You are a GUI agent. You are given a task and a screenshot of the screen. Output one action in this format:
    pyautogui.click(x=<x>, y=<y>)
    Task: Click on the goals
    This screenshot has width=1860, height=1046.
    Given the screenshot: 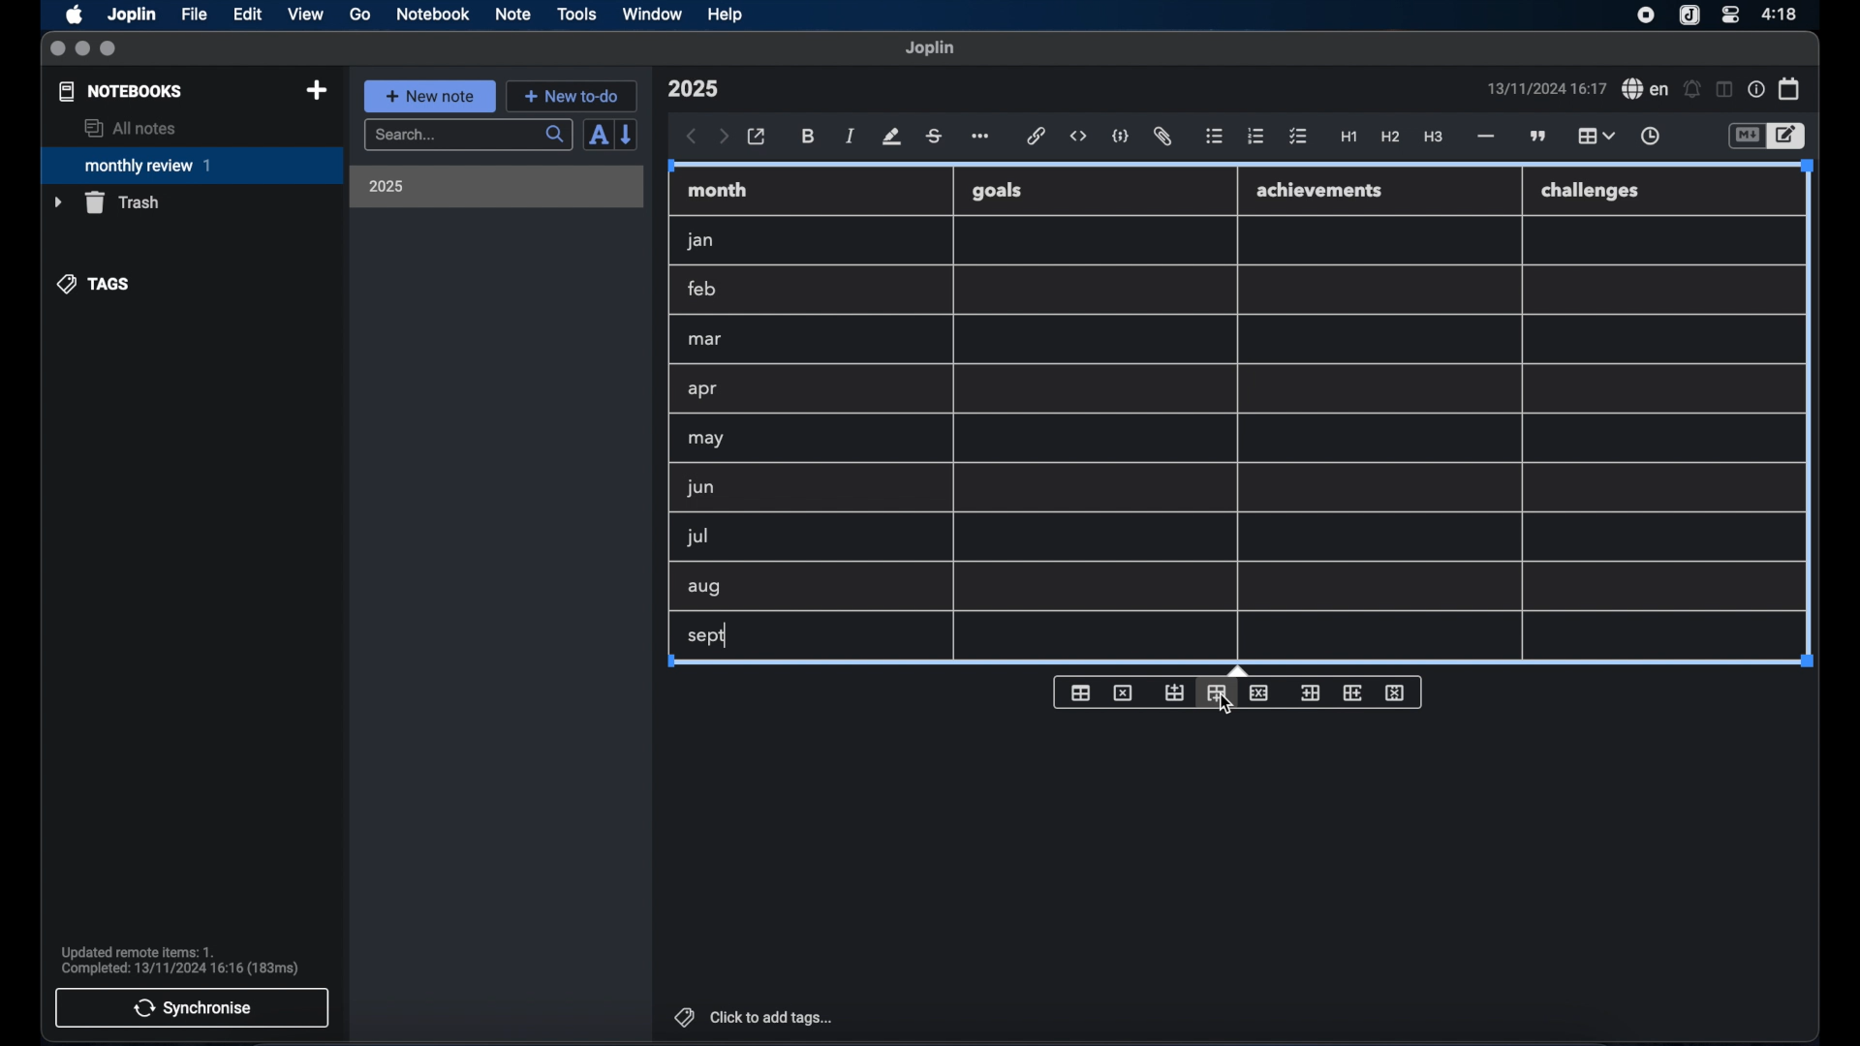 What is the action you would take?
    pyautogui.click(x=997, y=190)
    